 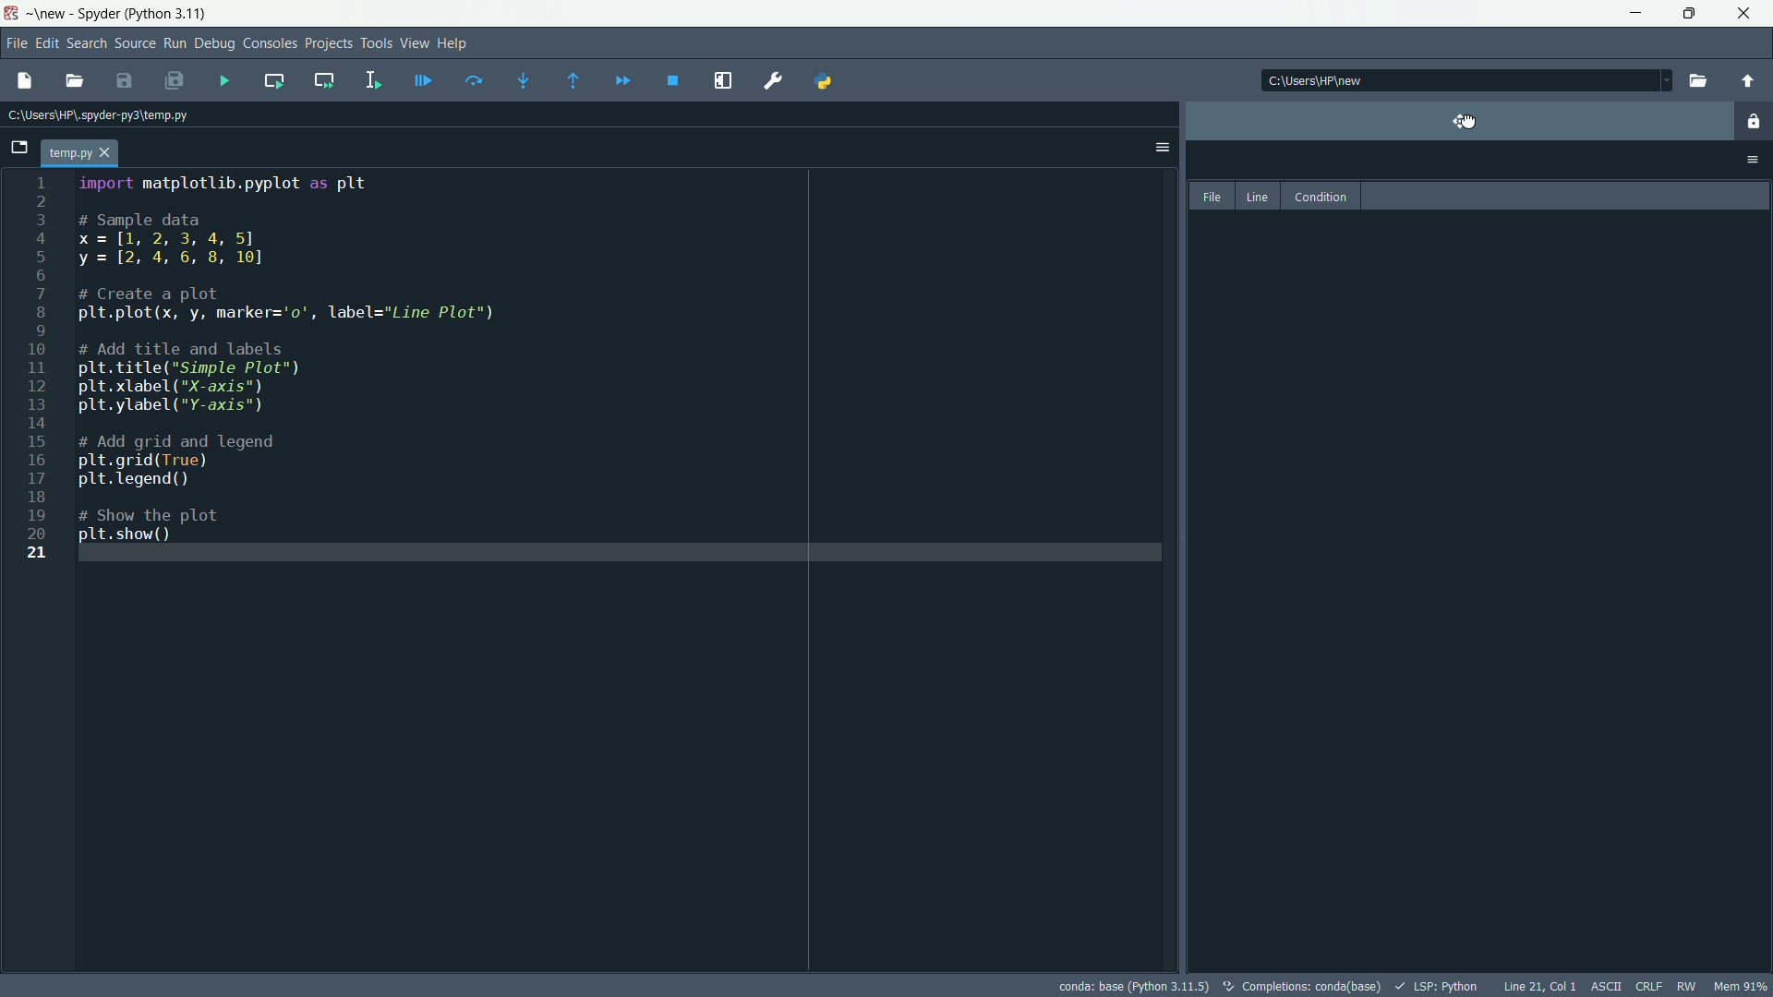 What do you see at coordinates (1321, 196) in the screenshot?
I see `condition` at bounding box center [1321, 196].